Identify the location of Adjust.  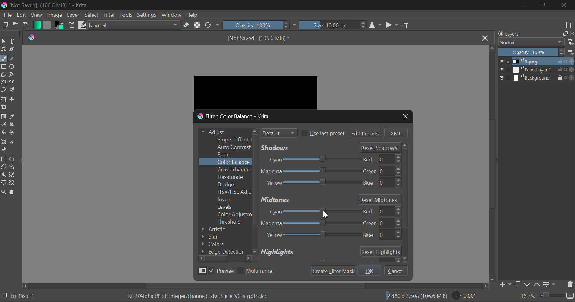
(227, 132).